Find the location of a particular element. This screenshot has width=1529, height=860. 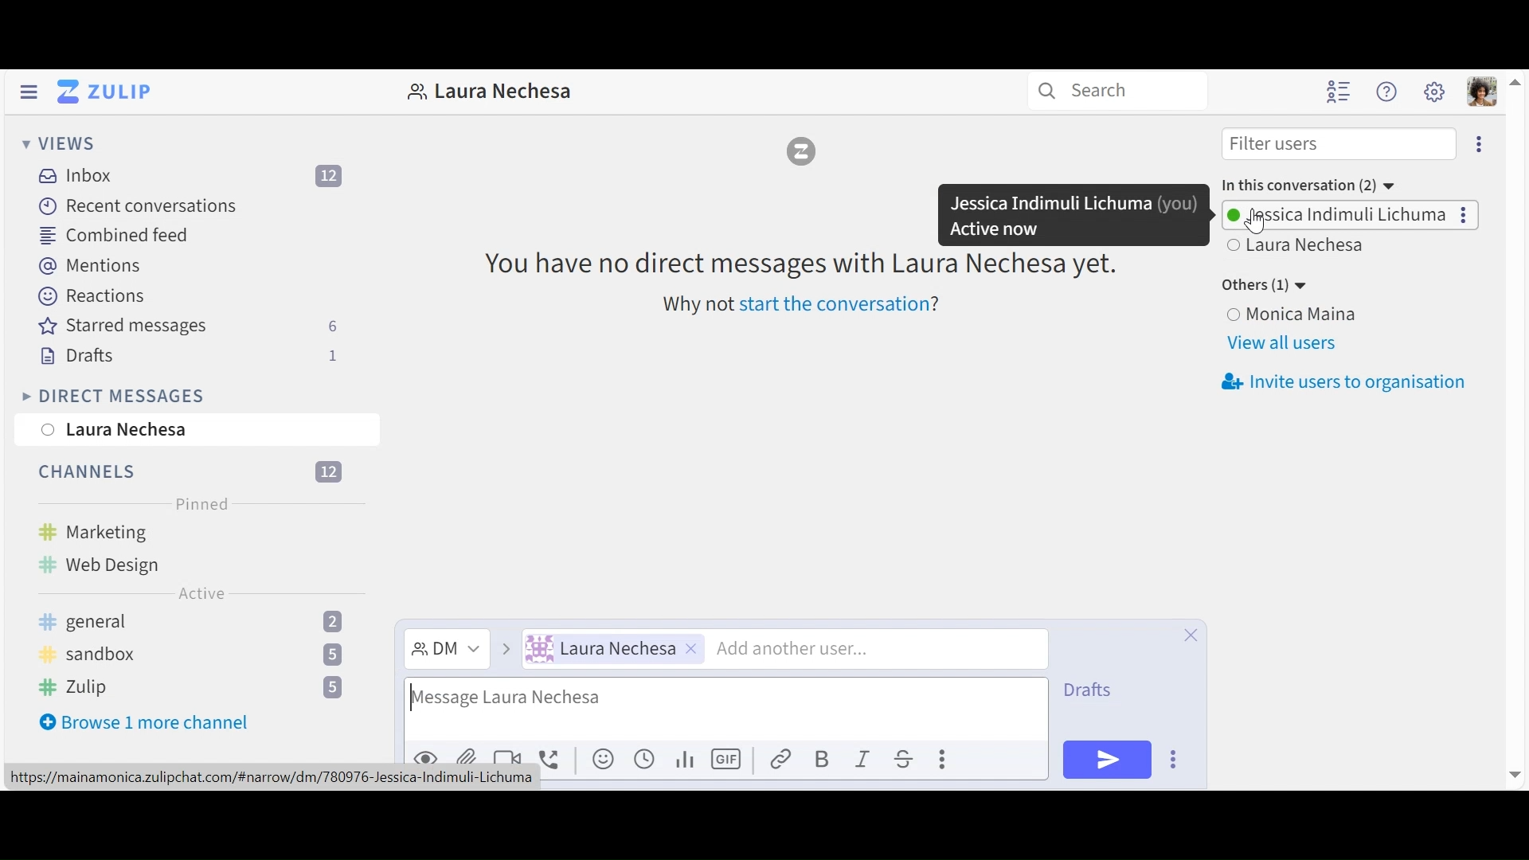

Help menu is located at coordinates (1389, 92).